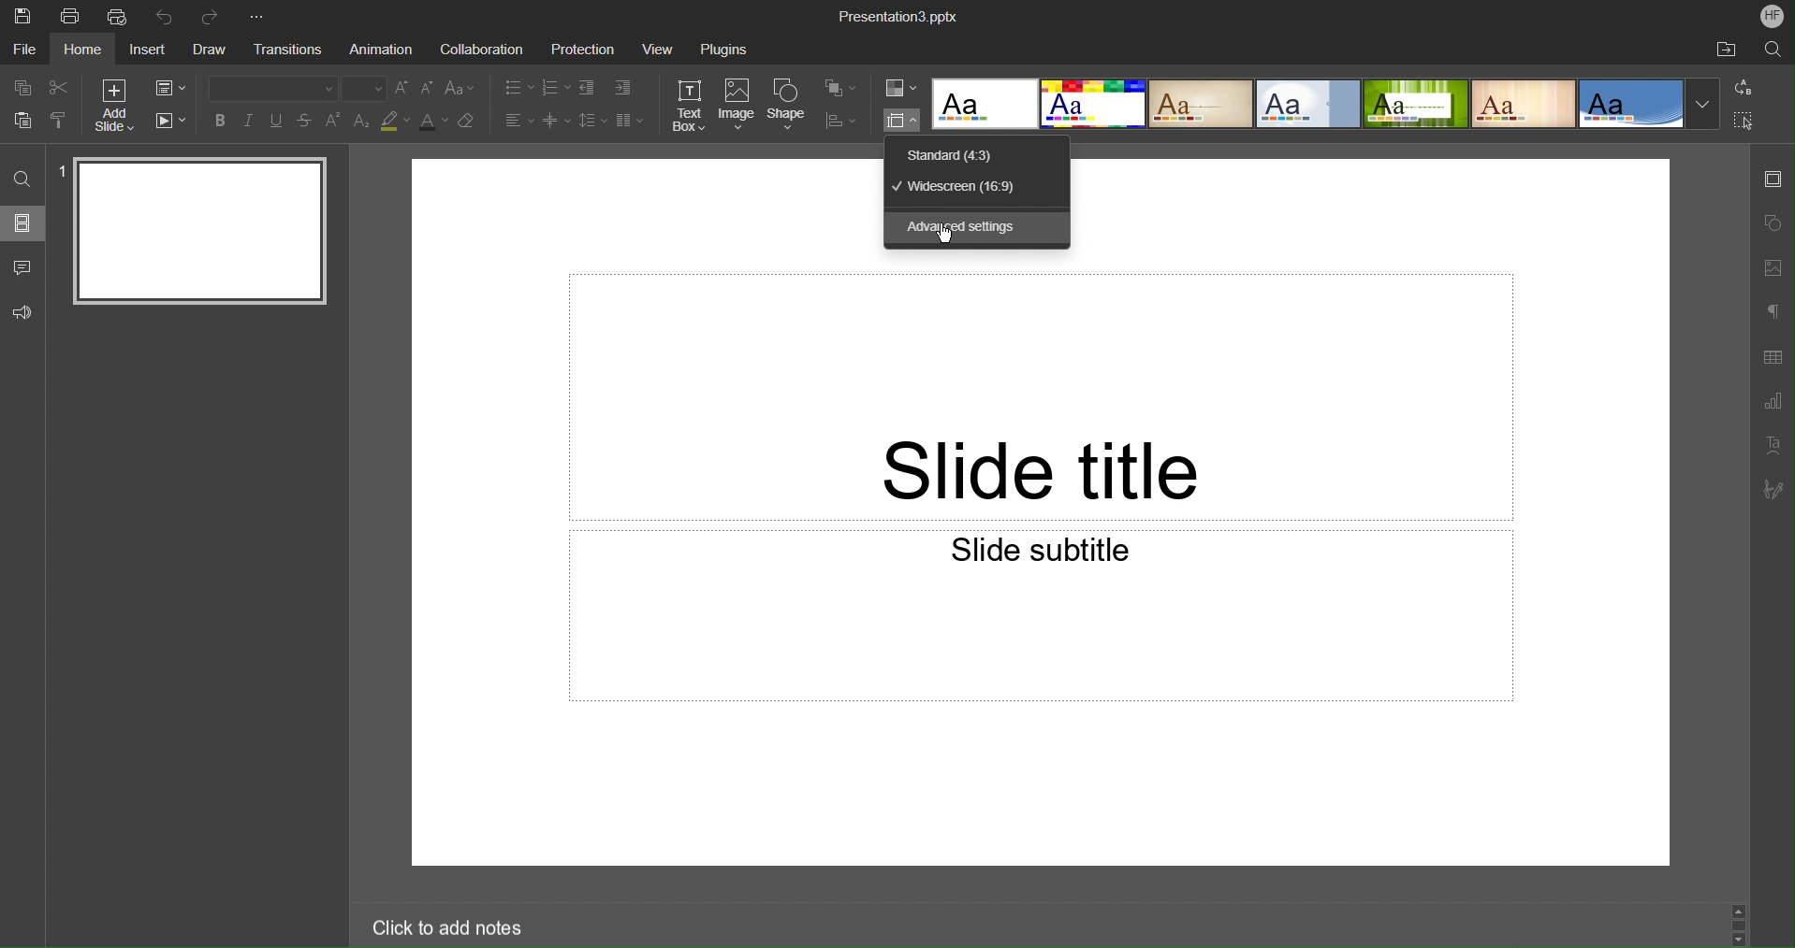  Describe the element at coordinates (629, 121) in the screenshot. I see `Column` at that location.